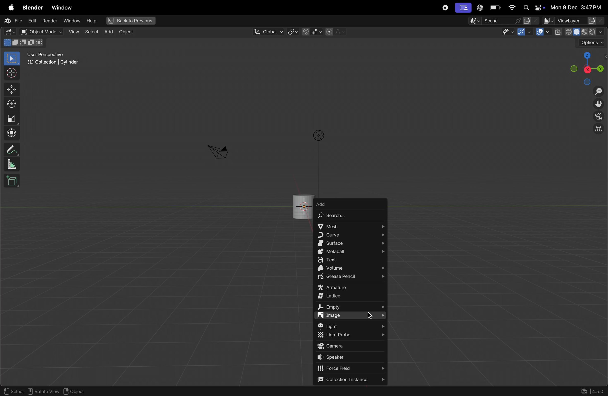 This screenshot has width=608, height=396. I want to click on turning of pviot point, so click(293, 31).